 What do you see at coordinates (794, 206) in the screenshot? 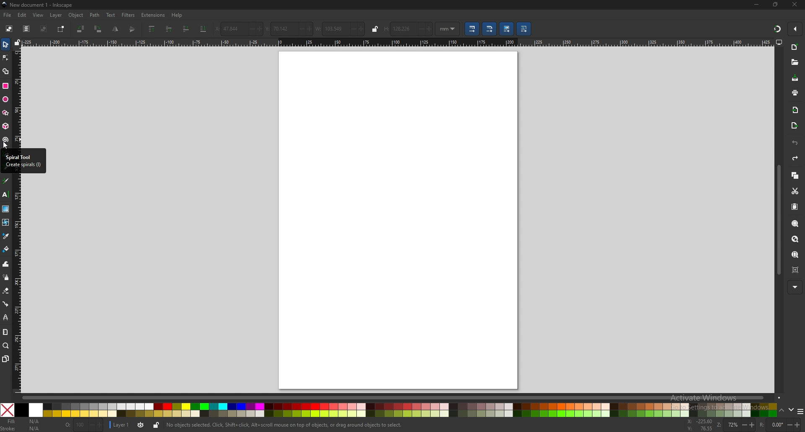
I see `paste` at bounding box center [794, 206].